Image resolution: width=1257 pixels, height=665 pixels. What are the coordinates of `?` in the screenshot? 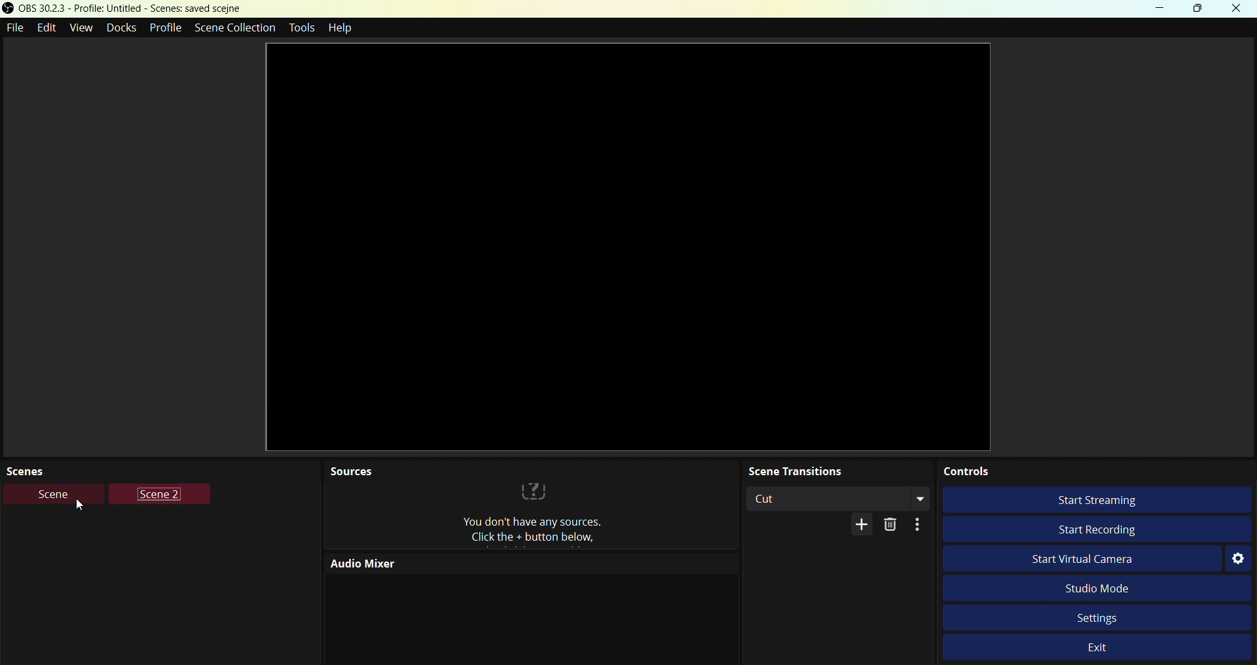 It's located at (534, 489).